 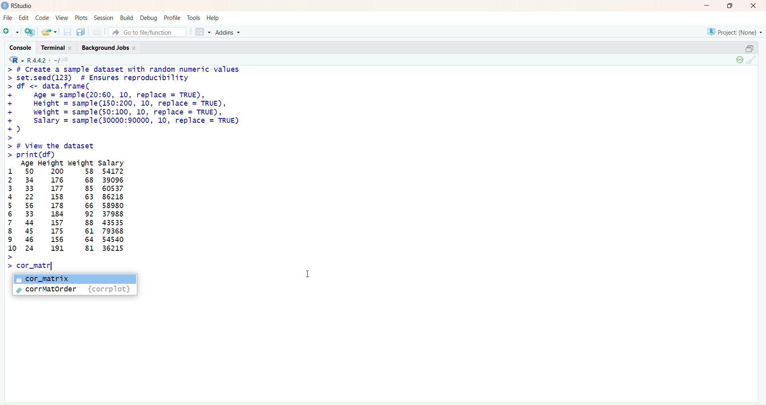 I want to click on > # Create a sample dataset with random numeric values
> set.seed(123) # Ensures reproducibility
> df <- data.frame(
+ Age = sample(20:60, 10, replace = TRUE),
+ Height = sample(150:200, 10, replace = TRUE),
+ Weight = sample(50:100, 10, replace = TRUE),
+ Salary = samp1e(30000:90000, 10, replace = TRUE)
+)
>
> # View the dataset
> print (df)
Age Height weight salary
1 50 200 58 54172
2 34 176 68 39096
3 33 177 85 60537
4 22 158 63 86218
5 56 178 66 58980
6 33 184 92 37988
7 44 157 88 43535
8 45 175 61 79368
9 46 156 64 54540
10 24 191 81 36215
>
>, so click(x=132, y=167).